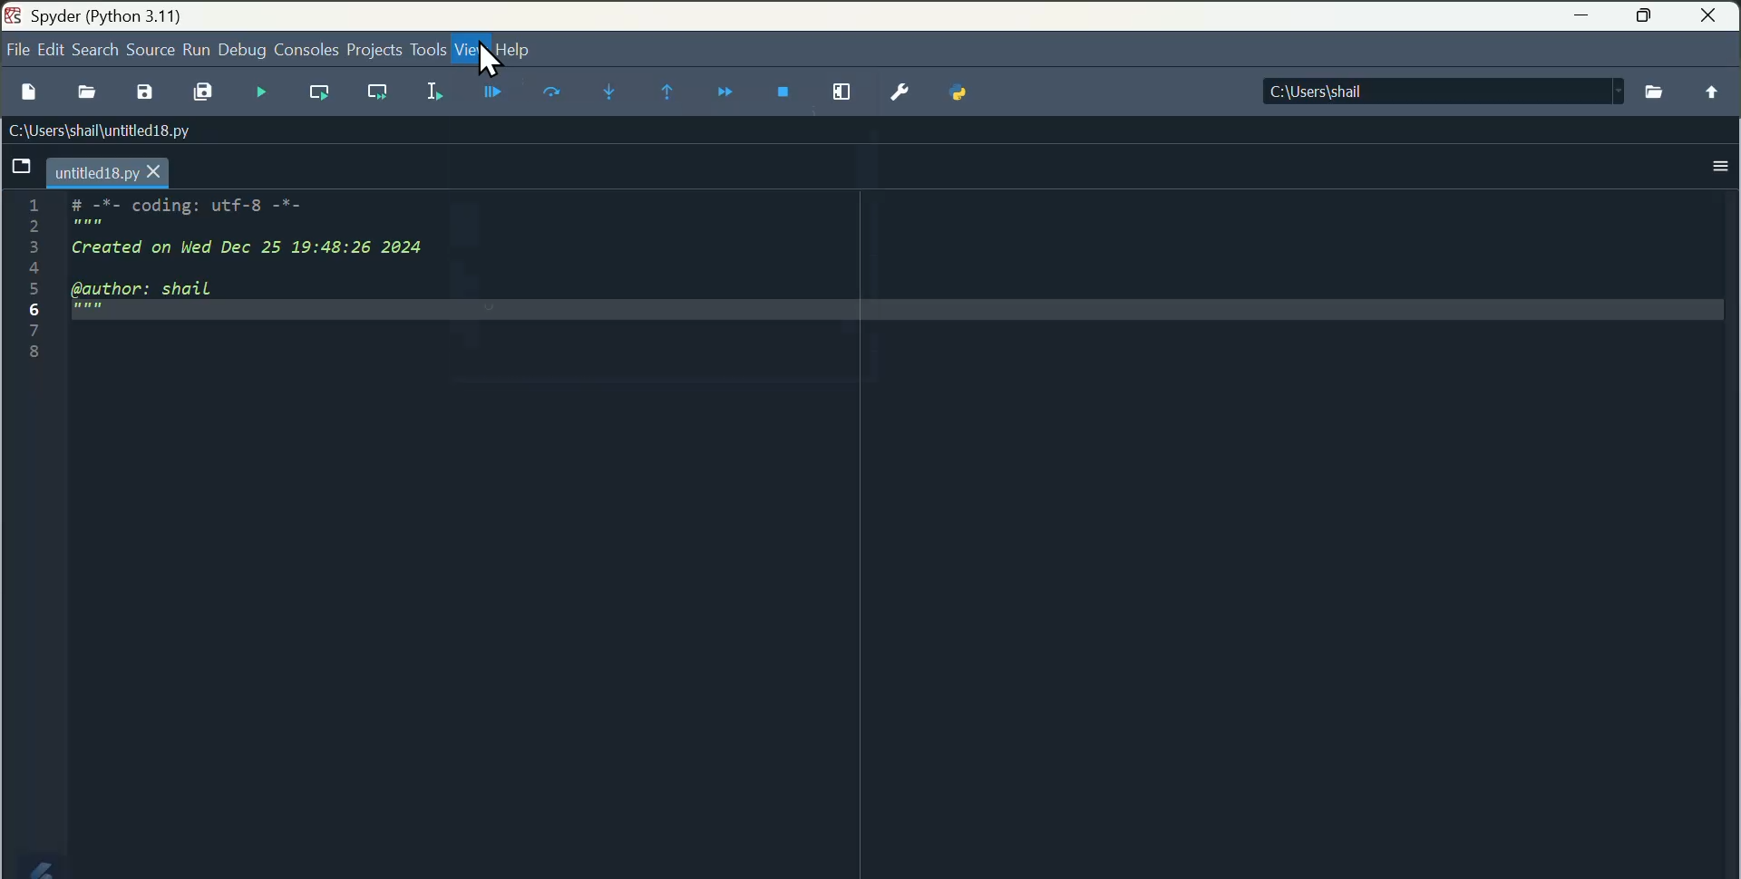  What do you see at coordinates (726, 96) in the screenshot?
I see `Continue execution until next breakpoints` at bounding box center [726, 96].